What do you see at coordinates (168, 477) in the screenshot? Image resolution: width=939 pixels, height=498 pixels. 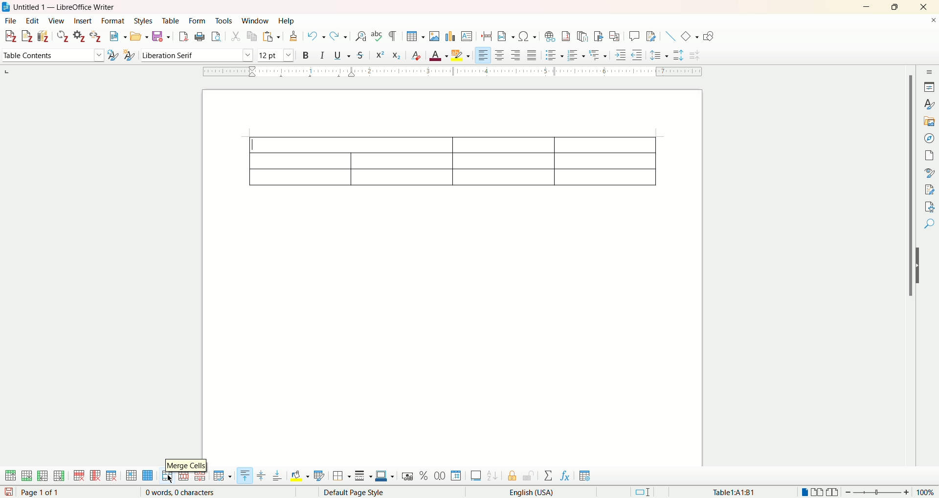 I see `merge cells` at bounding box center [168, 477].